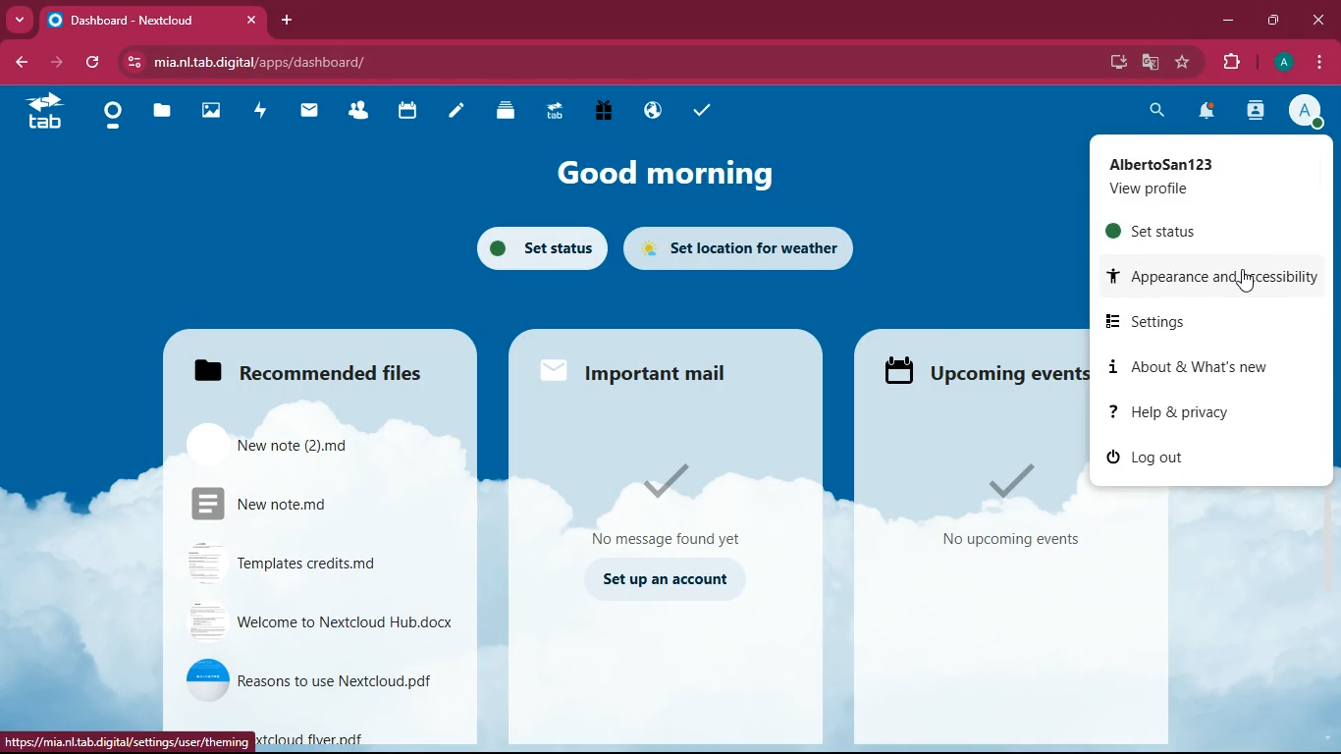  I want to click on extension, so click(1236, 62).